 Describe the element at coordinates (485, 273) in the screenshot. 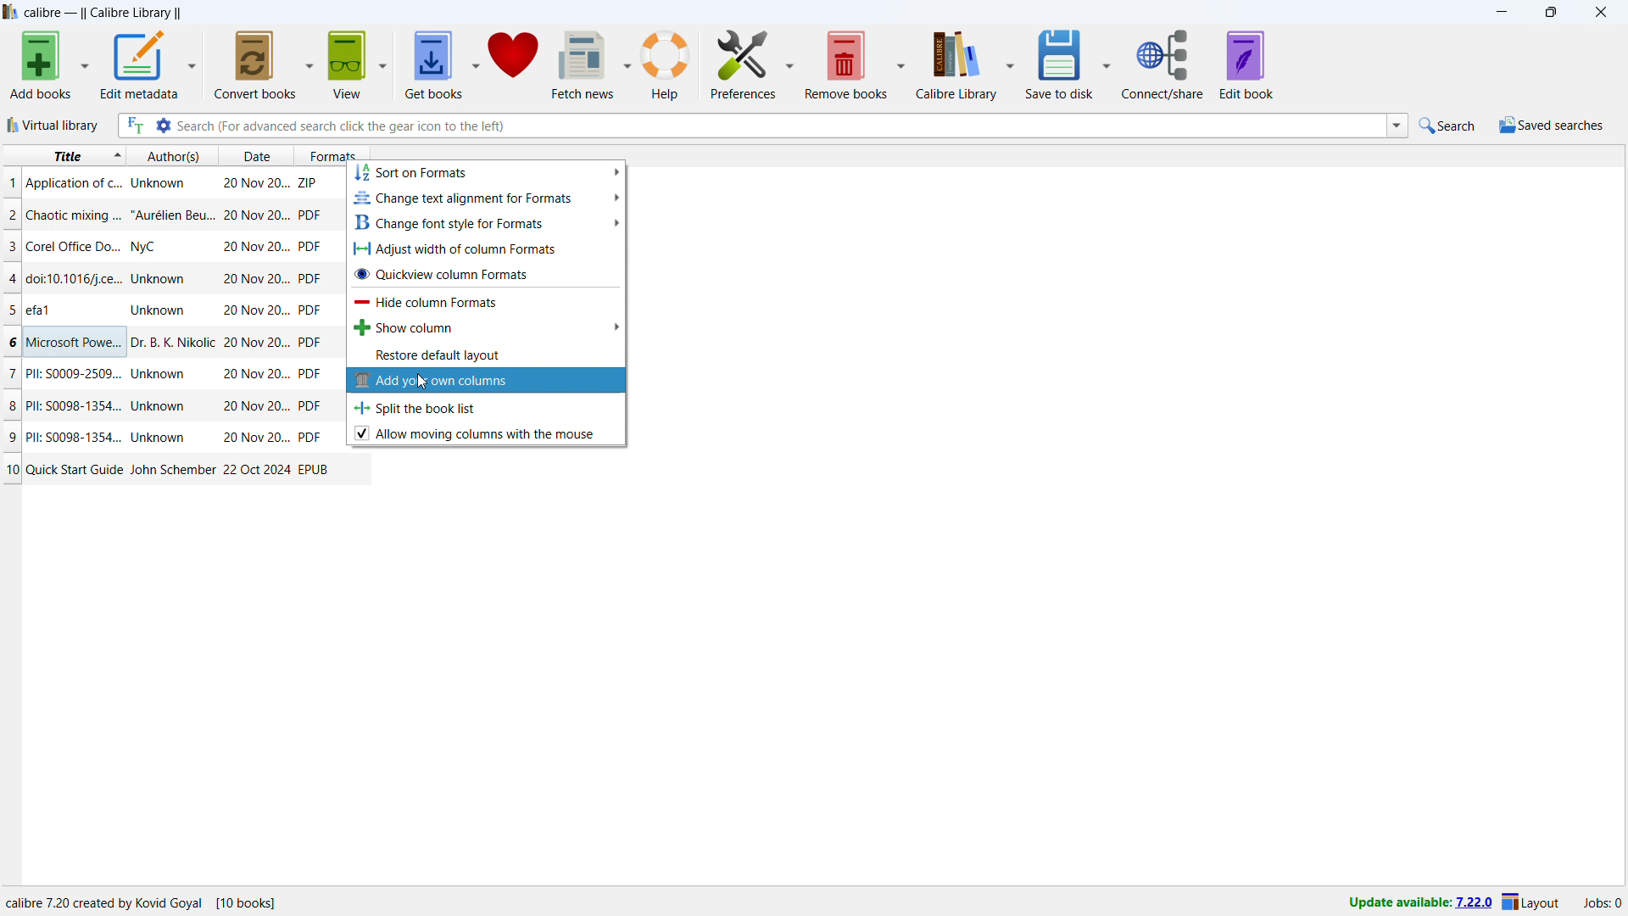

I see `quickview column formats` at that location.